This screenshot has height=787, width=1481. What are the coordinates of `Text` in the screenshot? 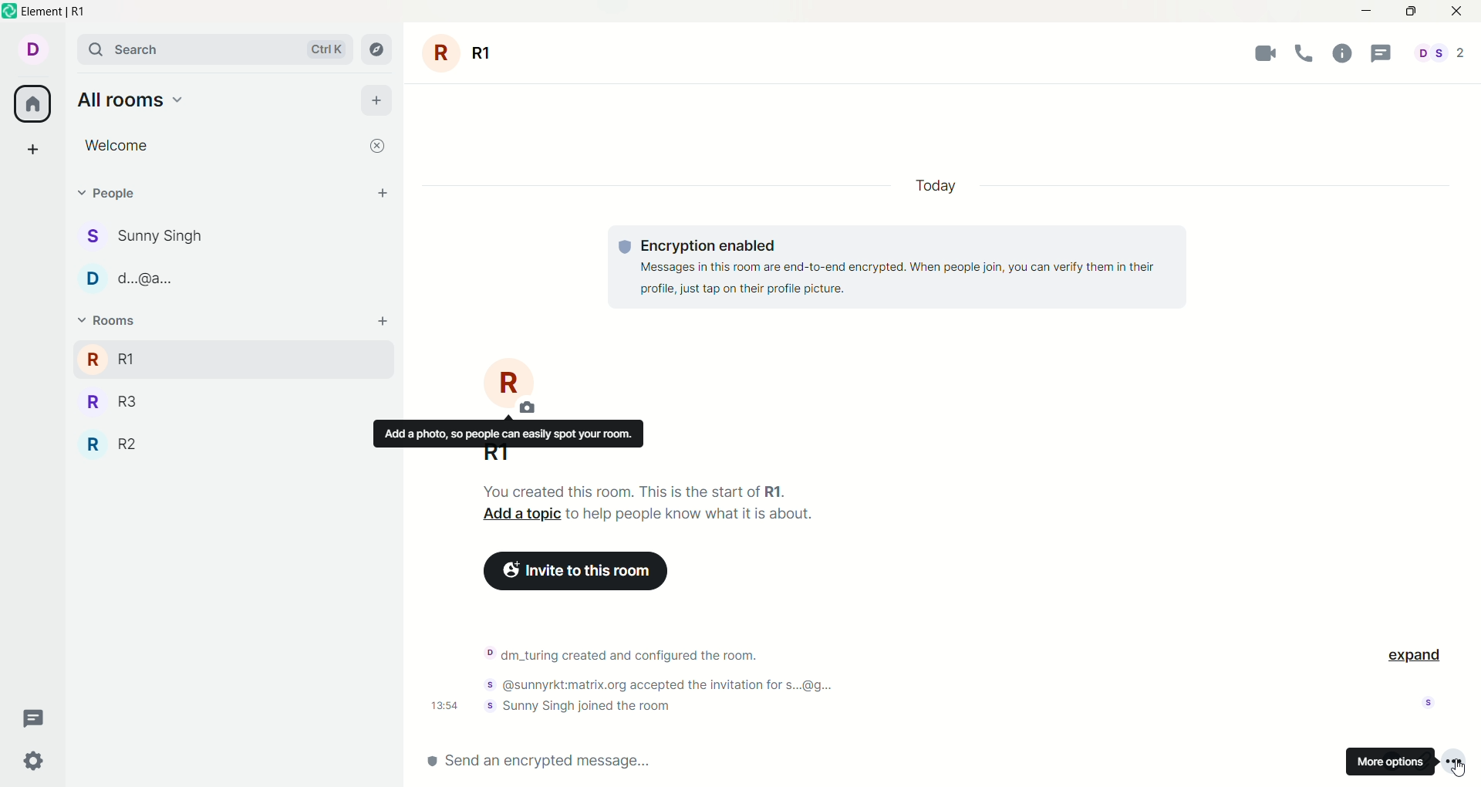 It's located at (691, 514).